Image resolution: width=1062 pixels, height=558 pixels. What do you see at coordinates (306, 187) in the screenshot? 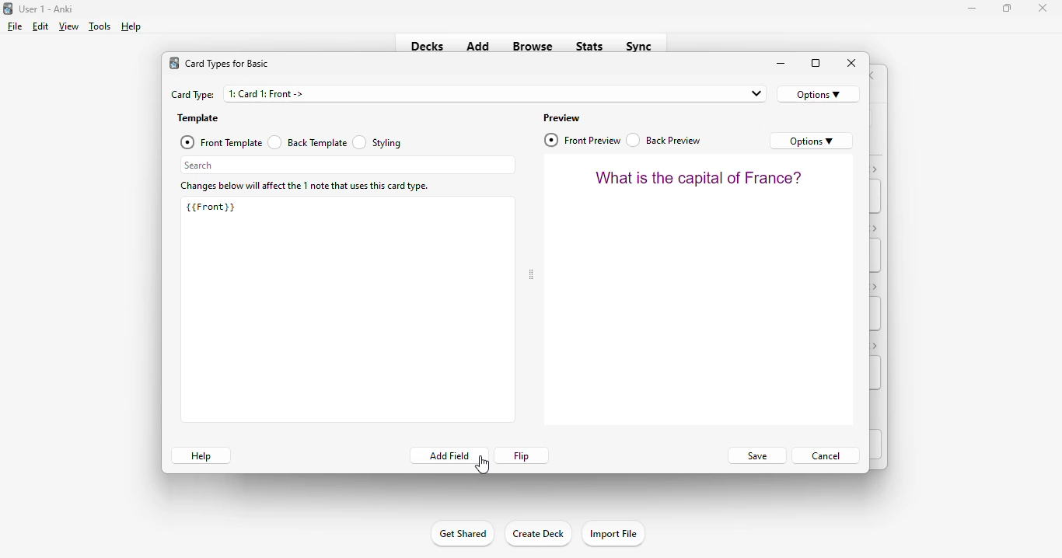
I see `changes below will affect the 1 note that uses this card type` at bounding box center [306, 187].